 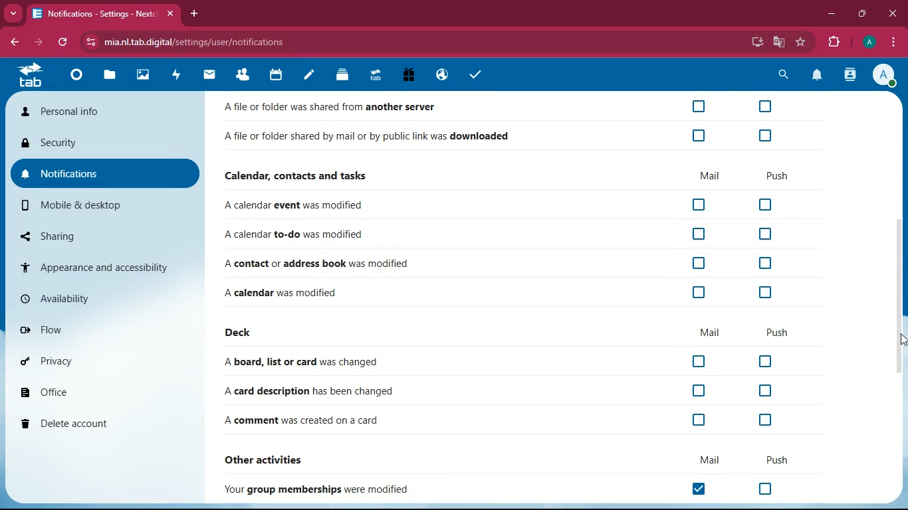 What do you see at coordinates (764, 294) in the screenshot?
I see `off` at bounding box center [764, 294].